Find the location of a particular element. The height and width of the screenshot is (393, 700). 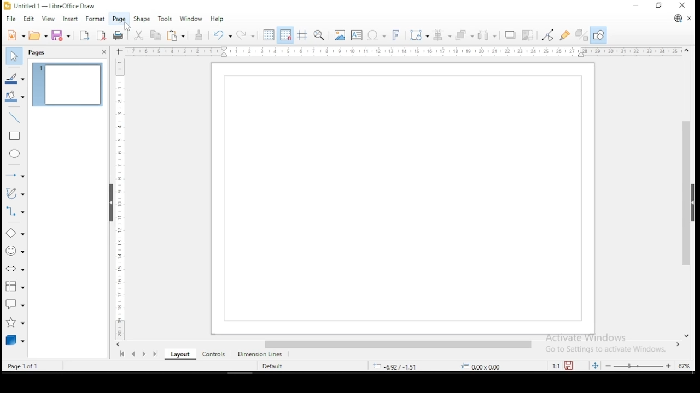

simple shapes is located at coordinates (15, 235).